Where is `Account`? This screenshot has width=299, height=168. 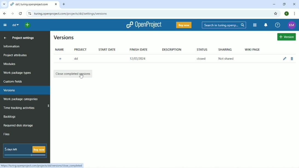 Account is located at coordinates (287, 13).